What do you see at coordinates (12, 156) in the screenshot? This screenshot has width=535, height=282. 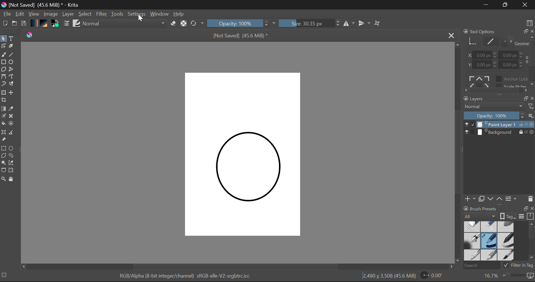 I see `Freehand Selection` at bounding box center [12, 156].